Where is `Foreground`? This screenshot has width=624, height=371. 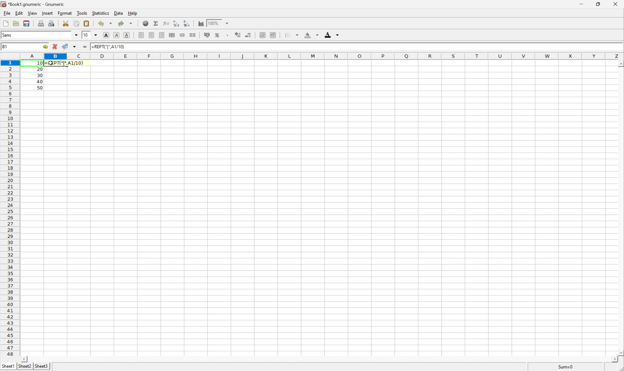 Foreground is located at coordinates (332, 34).